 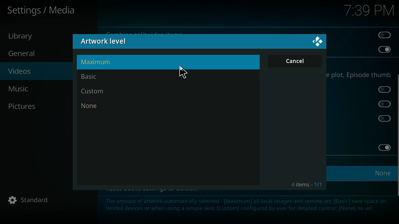 What do you see at coordinates (29, 54) in the screenshot?
I see `General` at bounding box center [29, 54].